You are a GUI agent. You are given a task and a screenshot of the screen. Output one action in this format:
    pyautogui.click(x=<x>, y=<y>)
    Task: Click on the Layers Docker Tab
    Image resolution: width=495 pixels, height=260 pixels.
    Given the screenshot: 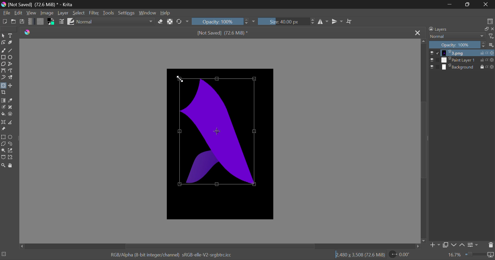 What is the action you would take?
    pyautogui.click(x=440, y=29)
    